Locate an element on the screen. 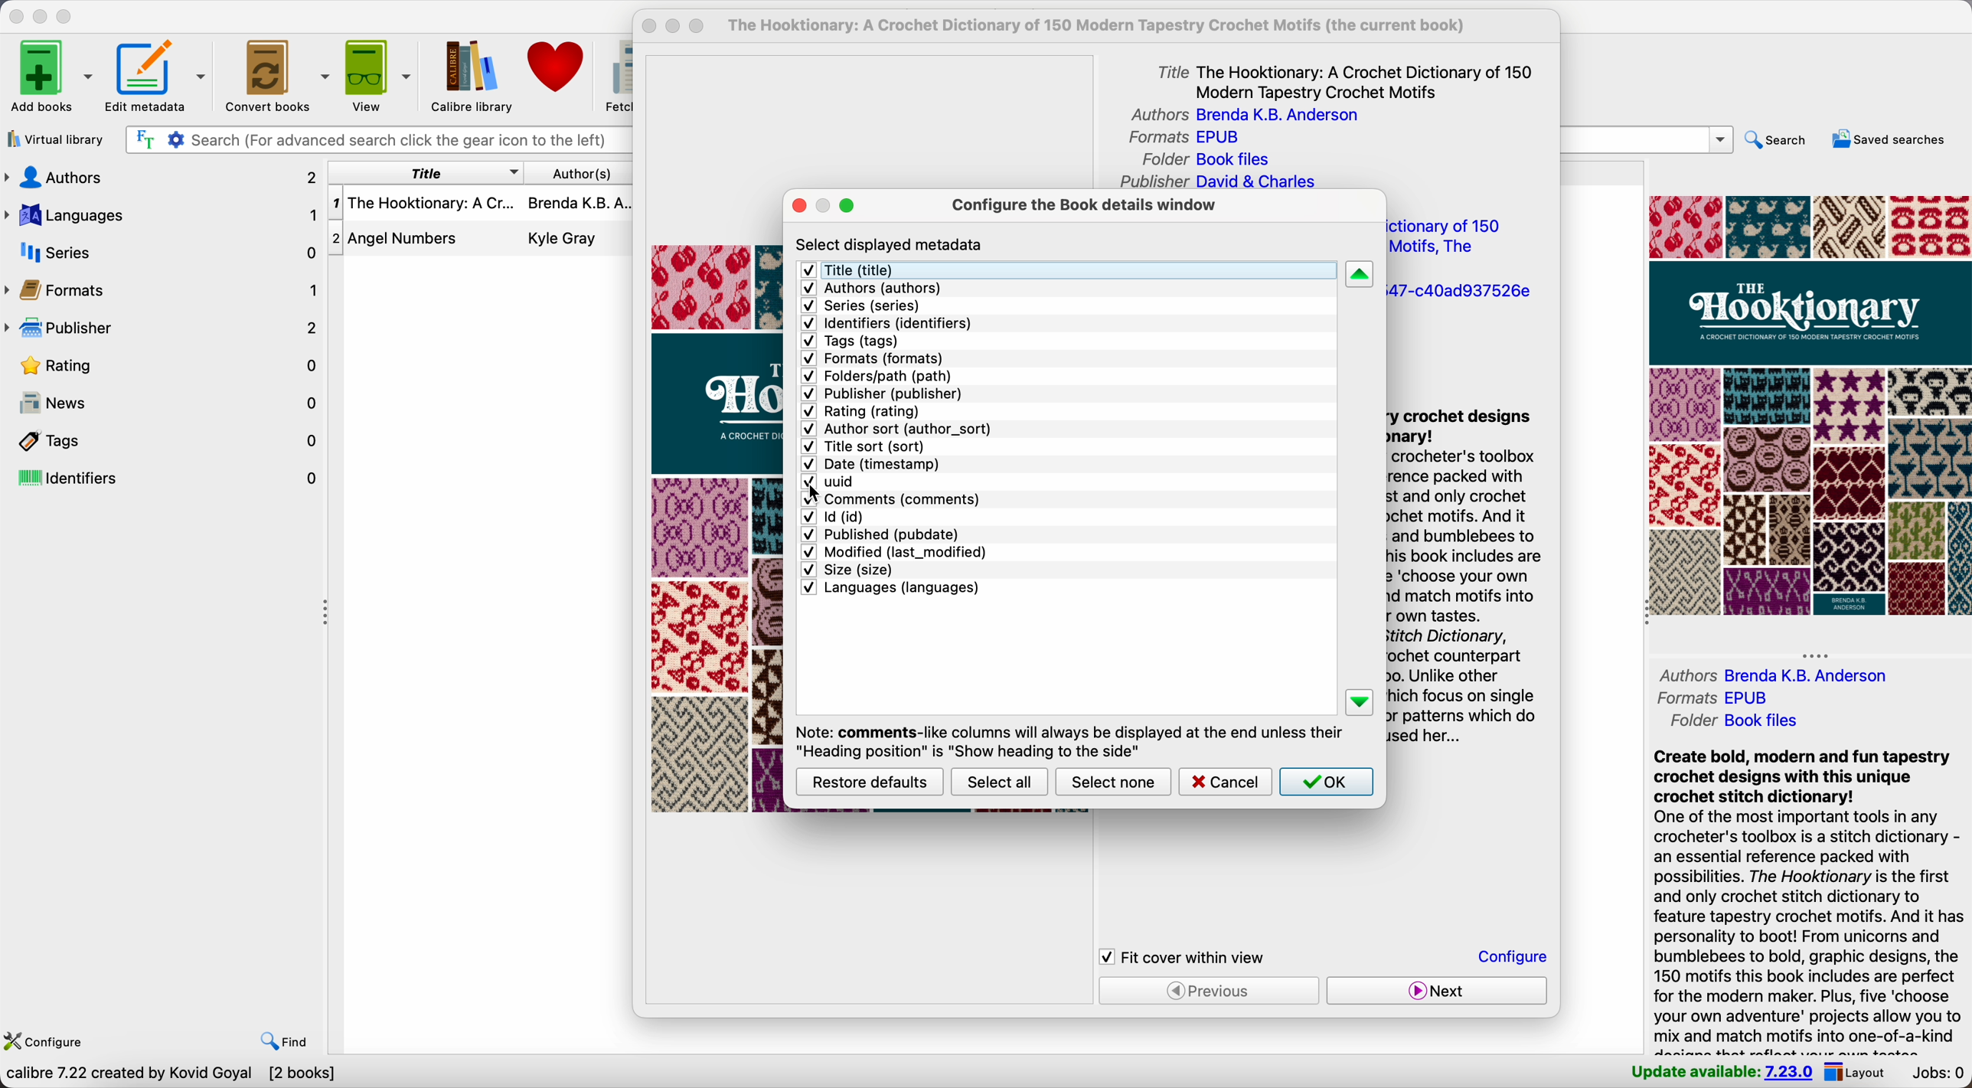 The height and width of the screenshot is (1088, 1972). title sort is located at coordinates (869, 447).